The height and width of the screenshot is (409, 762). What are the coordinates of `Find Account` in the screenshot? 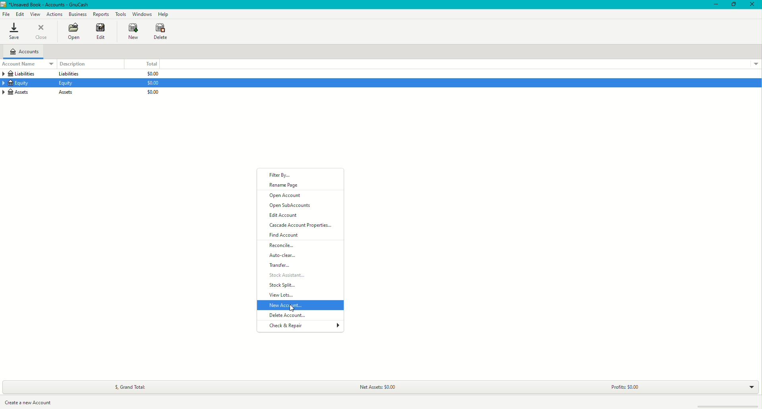 It's located at (286, 235).